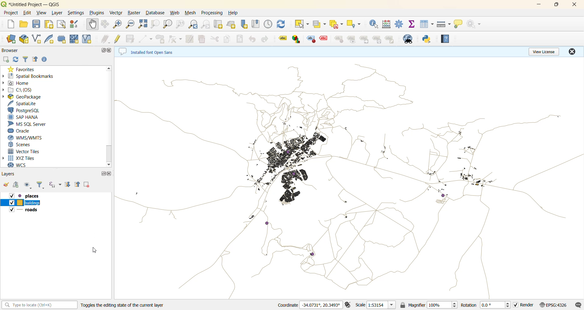 Image resolution: width=584 pixels, height=310 pixels. I want to click on scenes, so click(21, 145).